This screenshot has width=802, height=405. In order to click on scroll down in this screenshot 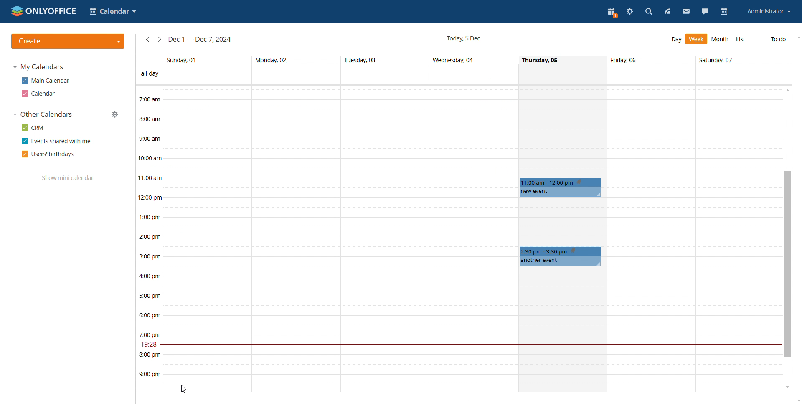, I will do `click(787, 387)`.